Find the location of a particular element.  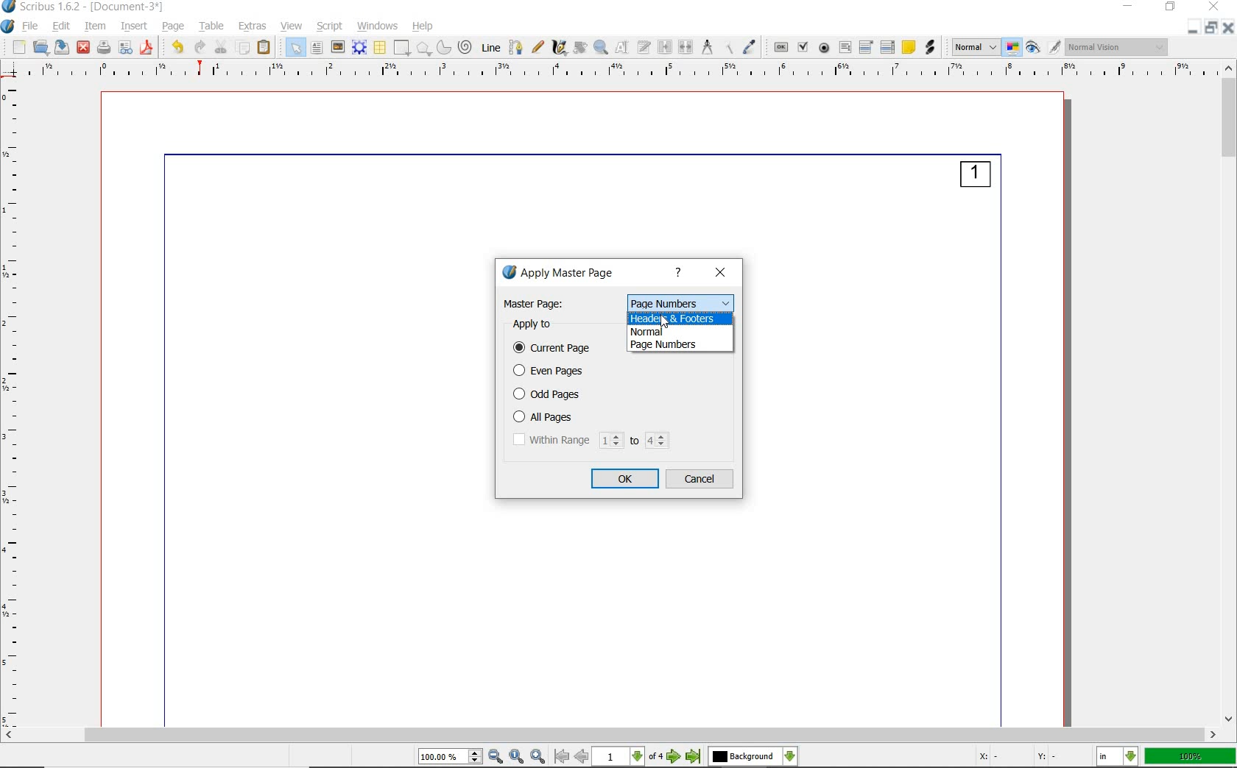

help is located at coordinates (680, 274).